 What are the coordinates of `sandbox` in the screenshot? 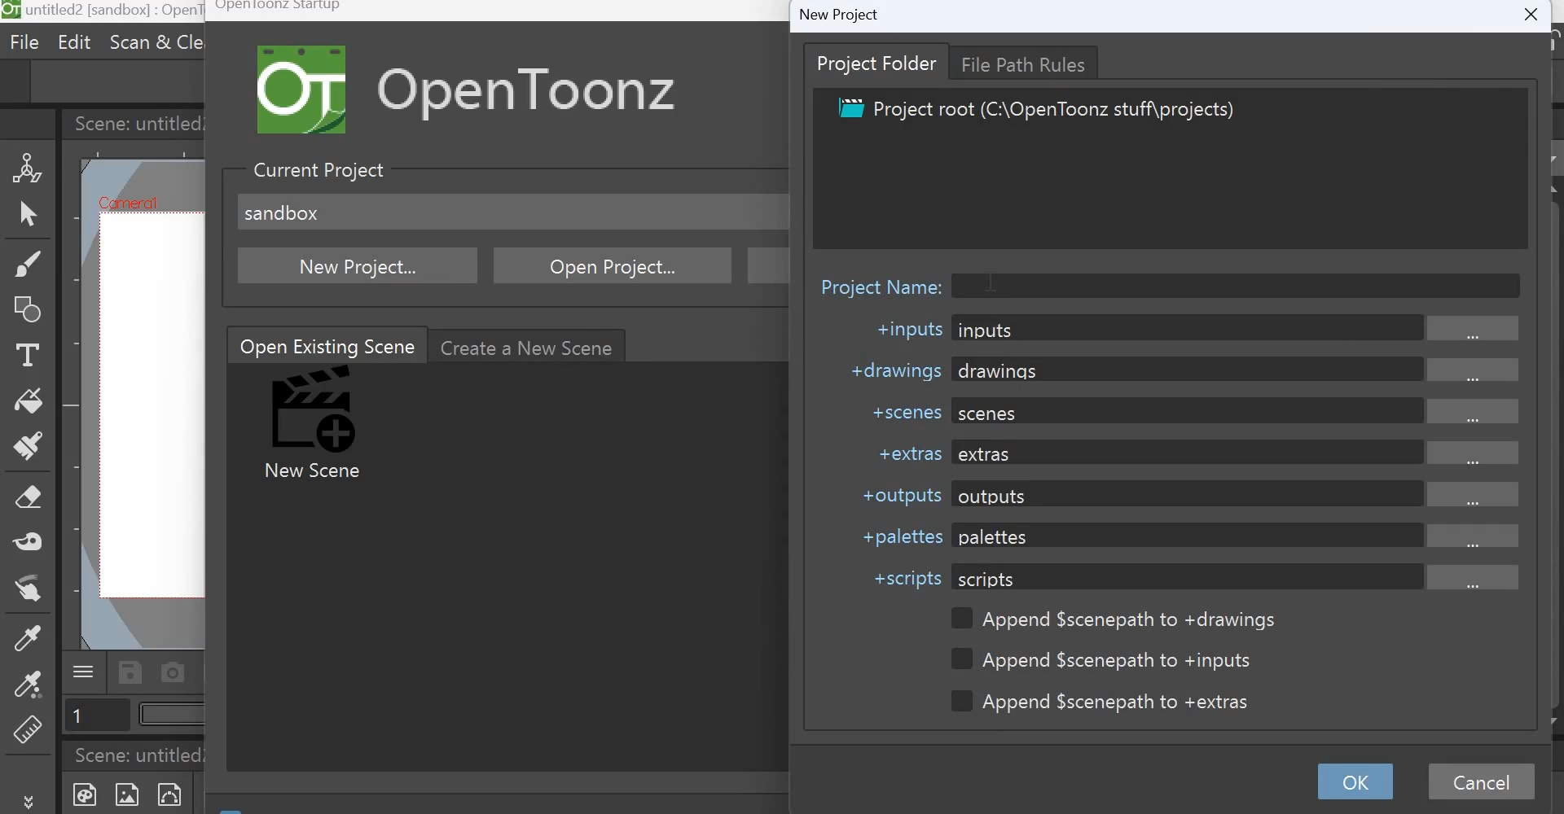 It's located at (282, 212).